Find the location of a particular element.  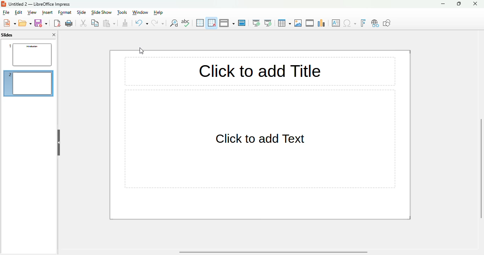

table is located at coordinates (284, 23).